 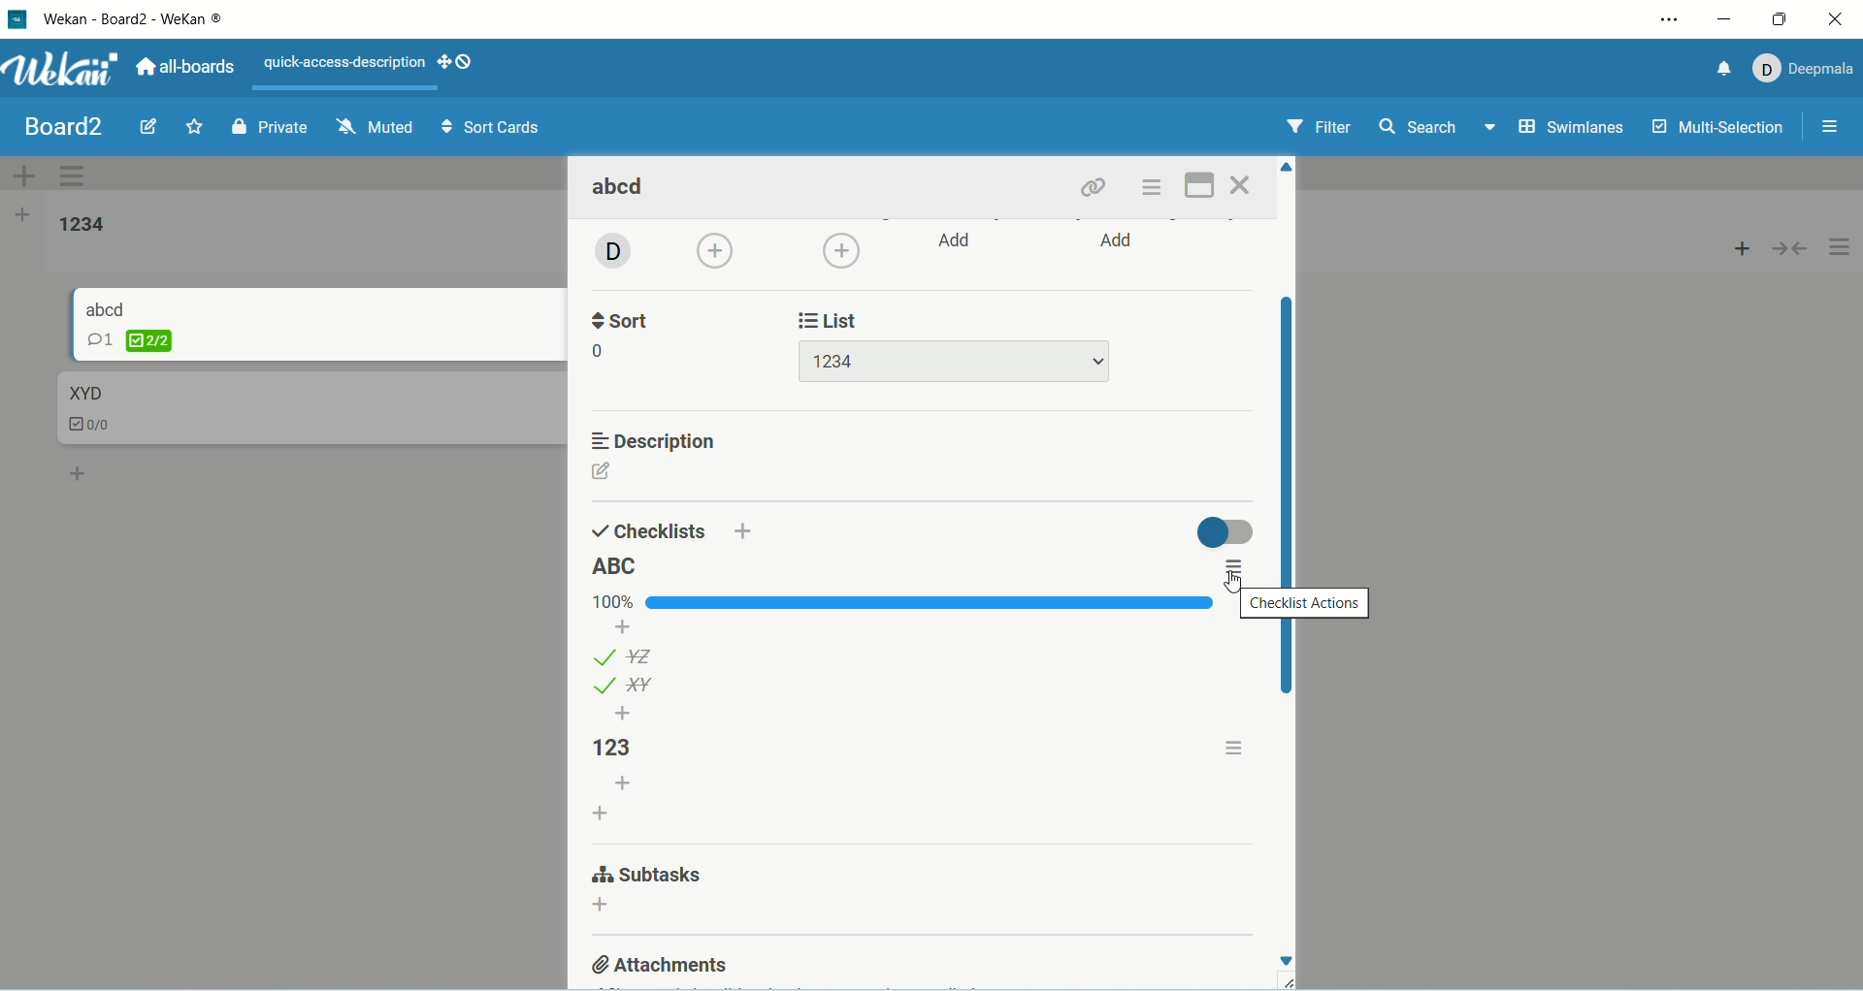 What do you see at coordinates (81, 472) in the screenshot?
I see `add` at bounding box center [81, 472].